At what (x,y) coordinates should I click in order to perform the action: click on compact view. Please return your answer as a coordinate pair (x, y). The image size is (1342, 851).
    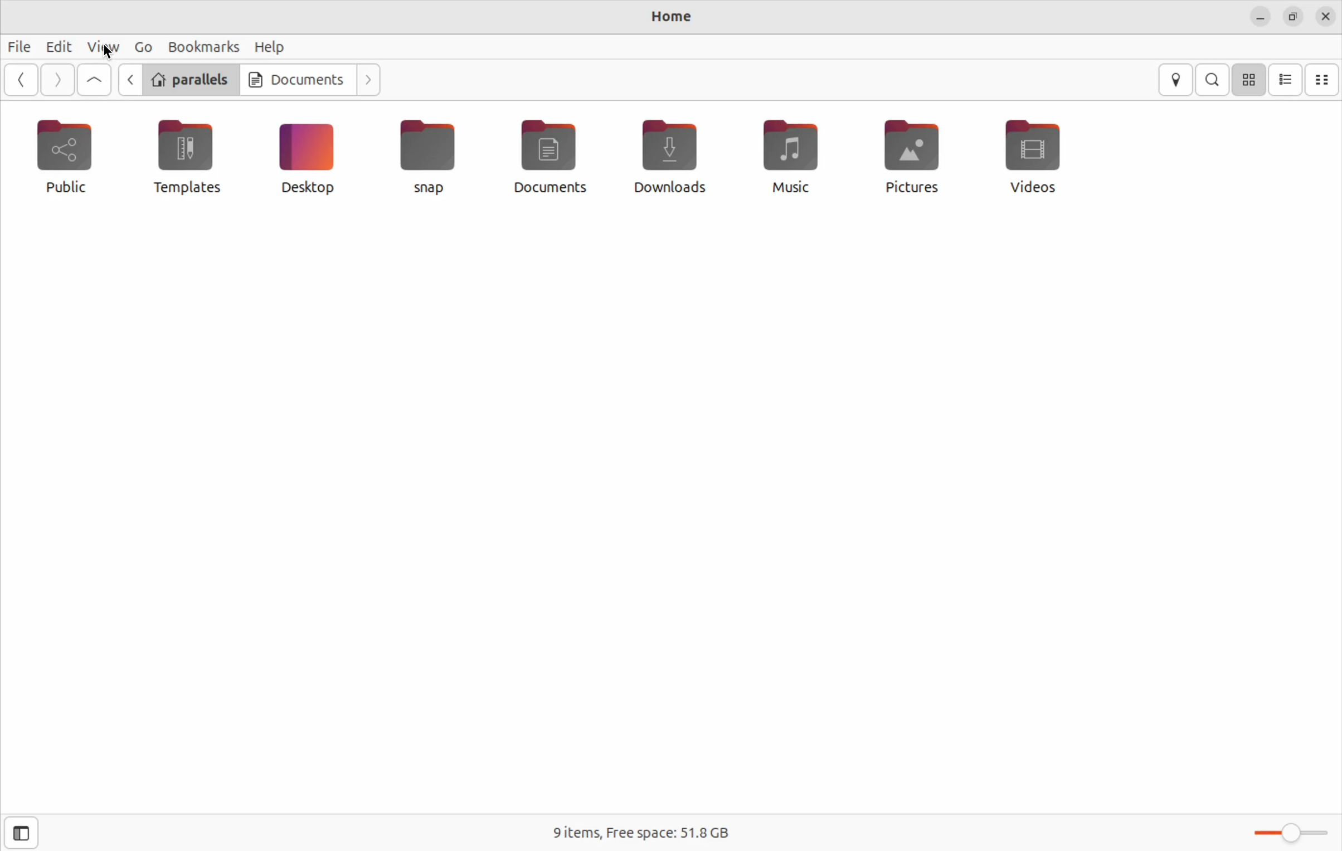
    Looking at the image, I should click on (1324, 78).